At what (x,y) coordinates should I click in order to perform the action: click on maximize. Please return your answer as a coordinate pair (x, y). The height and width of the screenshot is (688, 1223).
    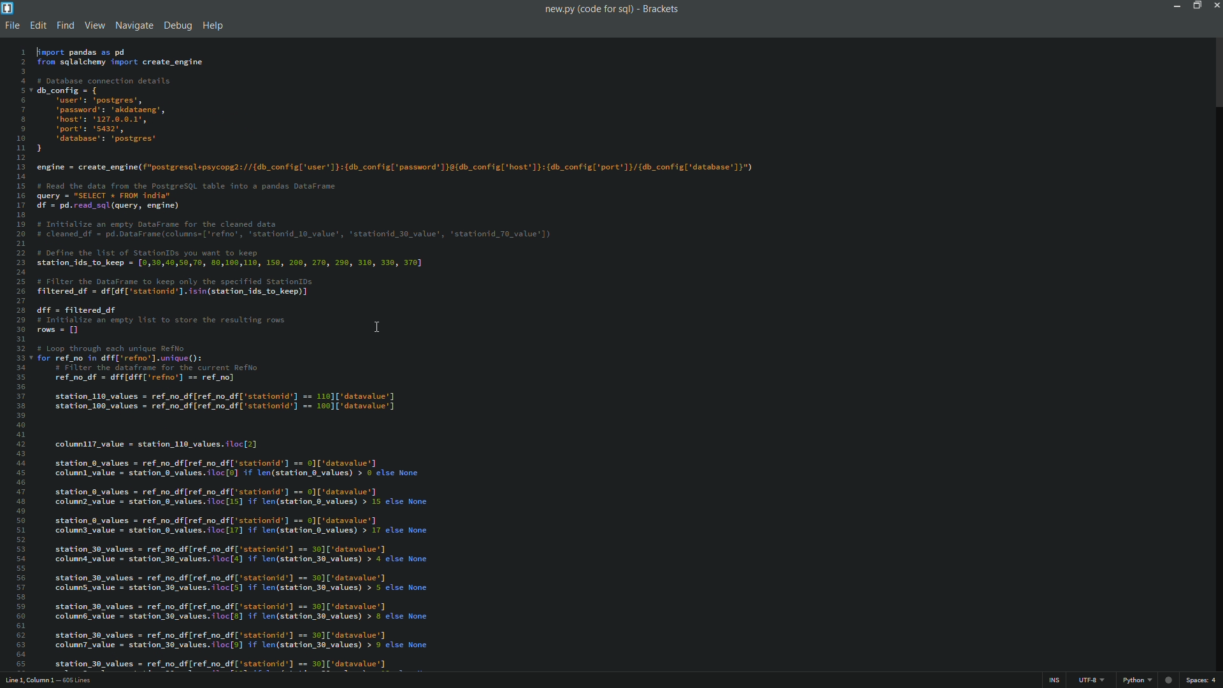
    Looking at the image, I should click on (1196, 5).